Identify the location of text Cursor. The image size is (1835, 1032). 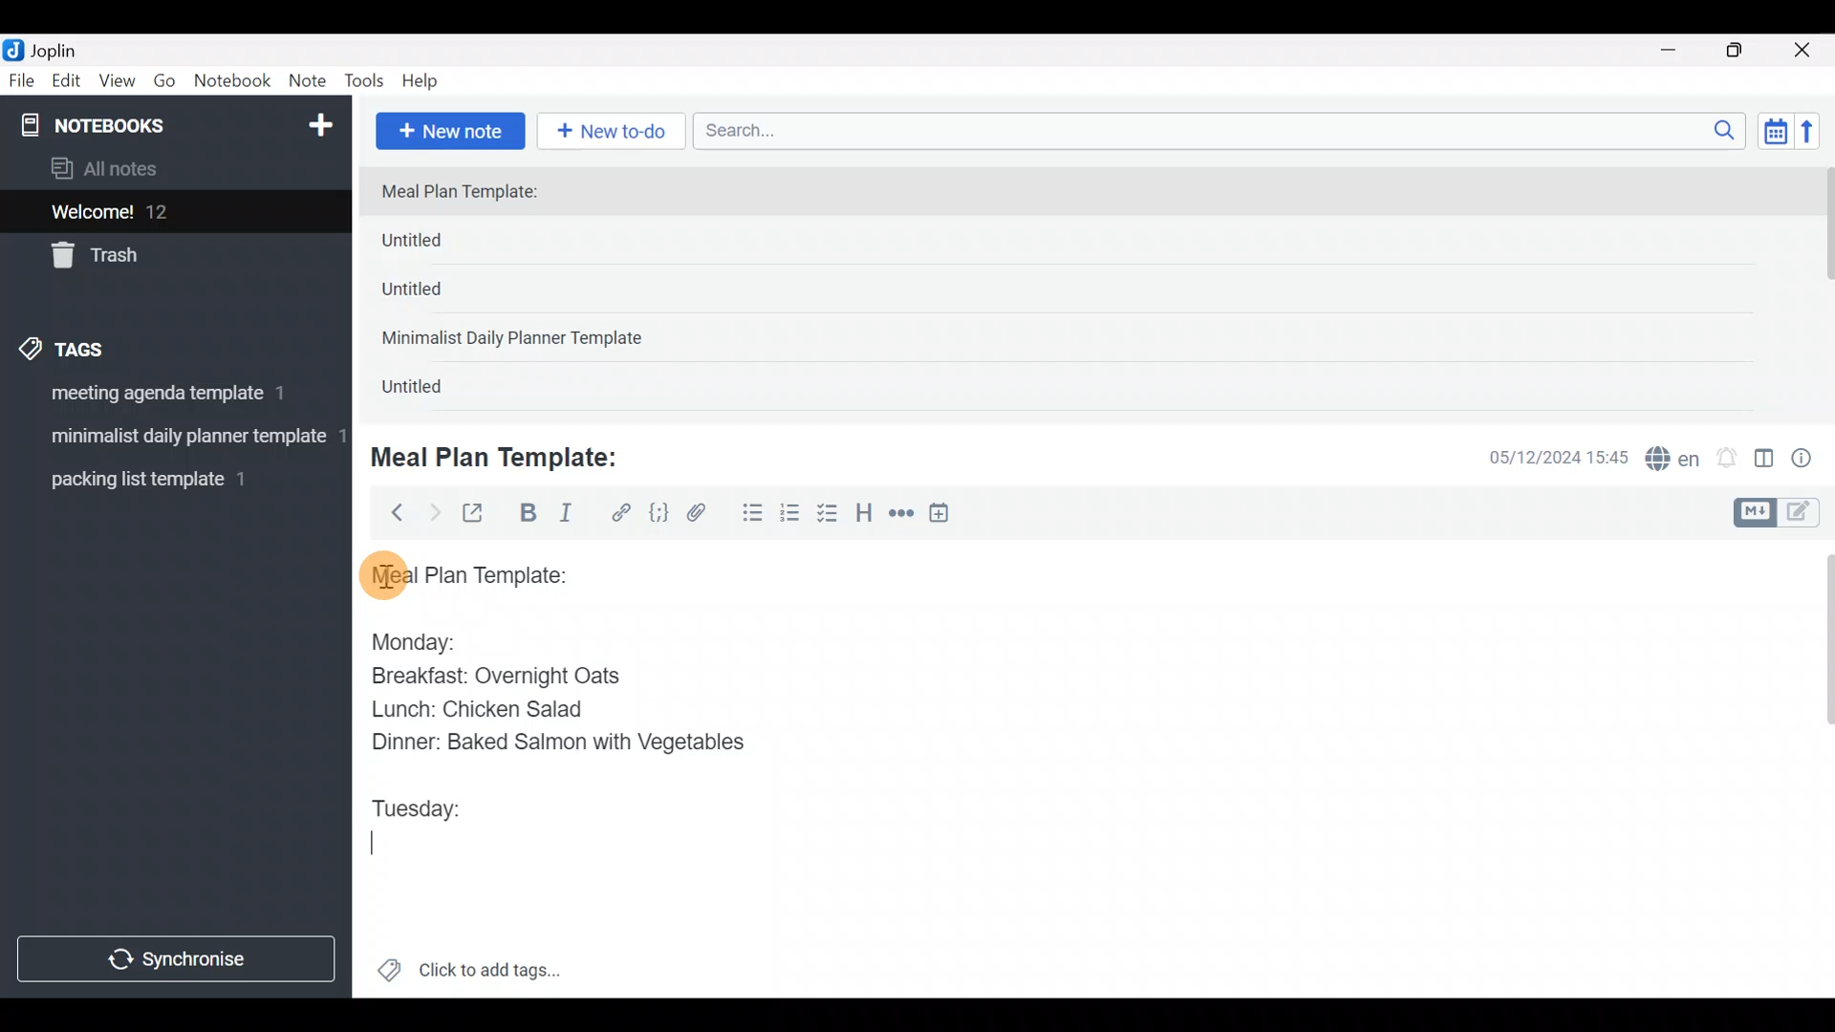
(385, 845).